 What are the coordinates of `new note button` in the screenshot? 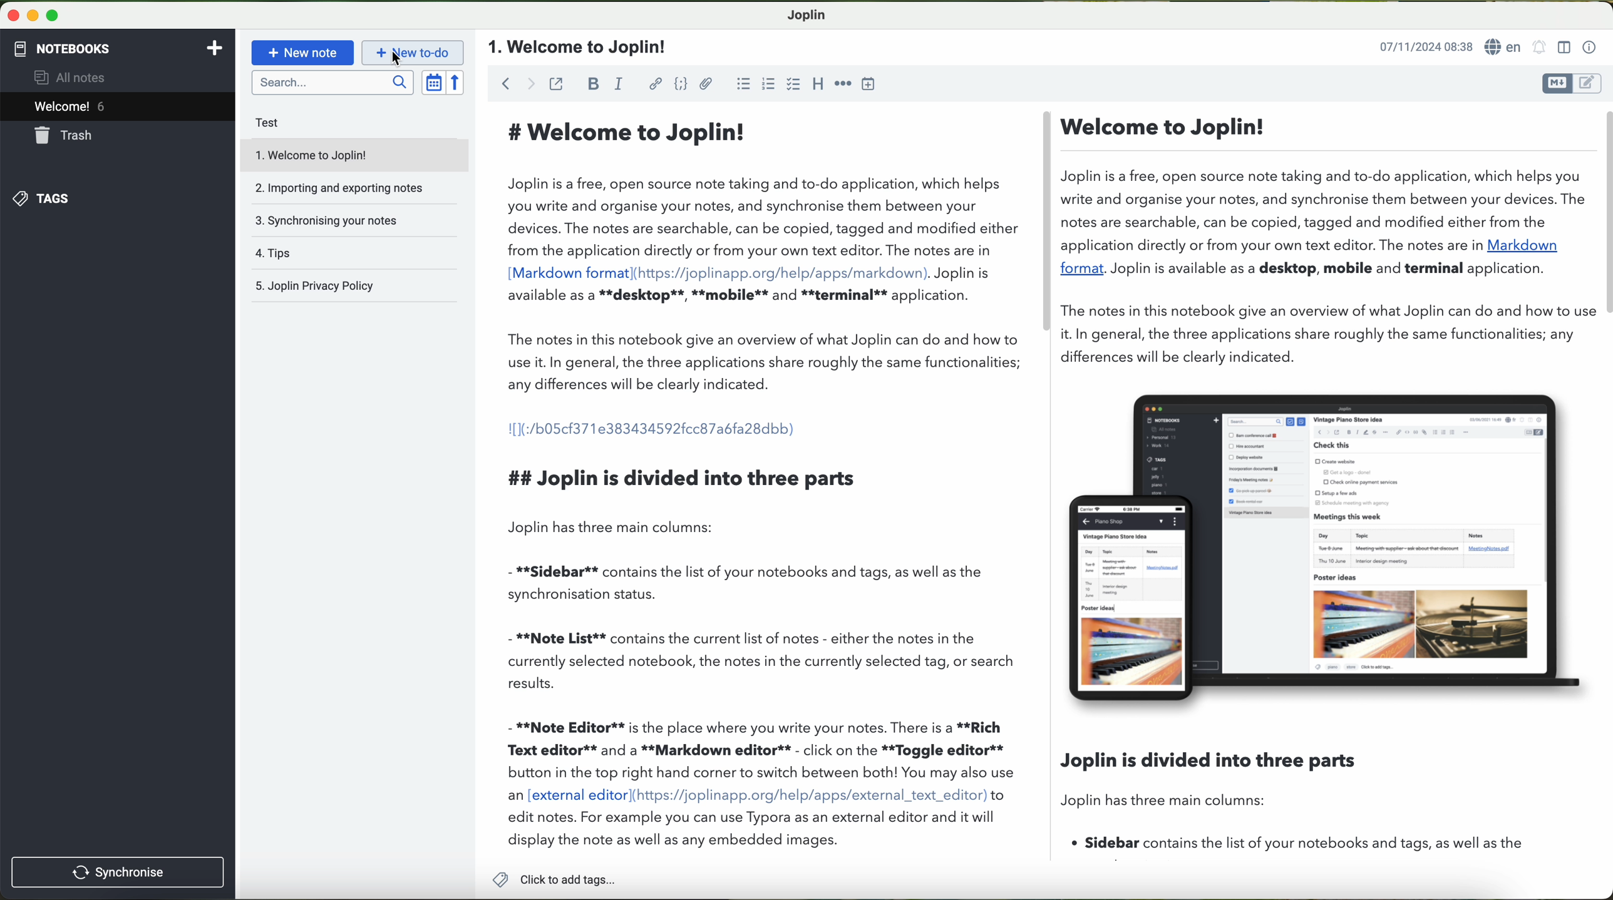 It's located at (301, 53).